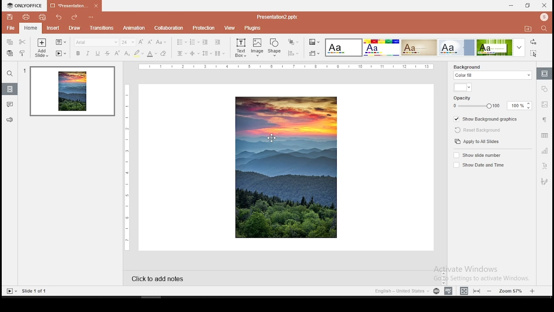  Describe the element at coordinates (164, 53) in the screenshot. I see `eraser tool` at that location.